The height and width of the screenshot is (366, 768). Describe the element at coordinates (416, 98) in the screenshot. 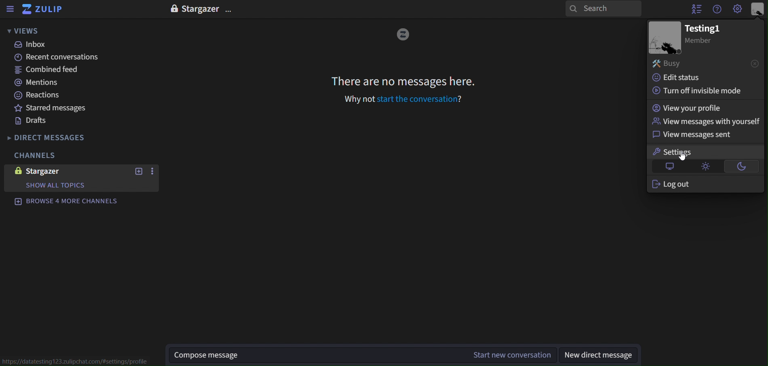

I see `start the conversation` at that location.